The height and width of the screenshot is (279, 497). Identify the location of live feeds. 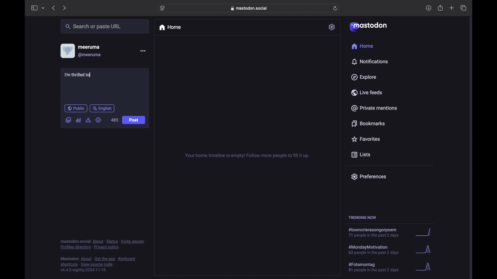
(366, 92).